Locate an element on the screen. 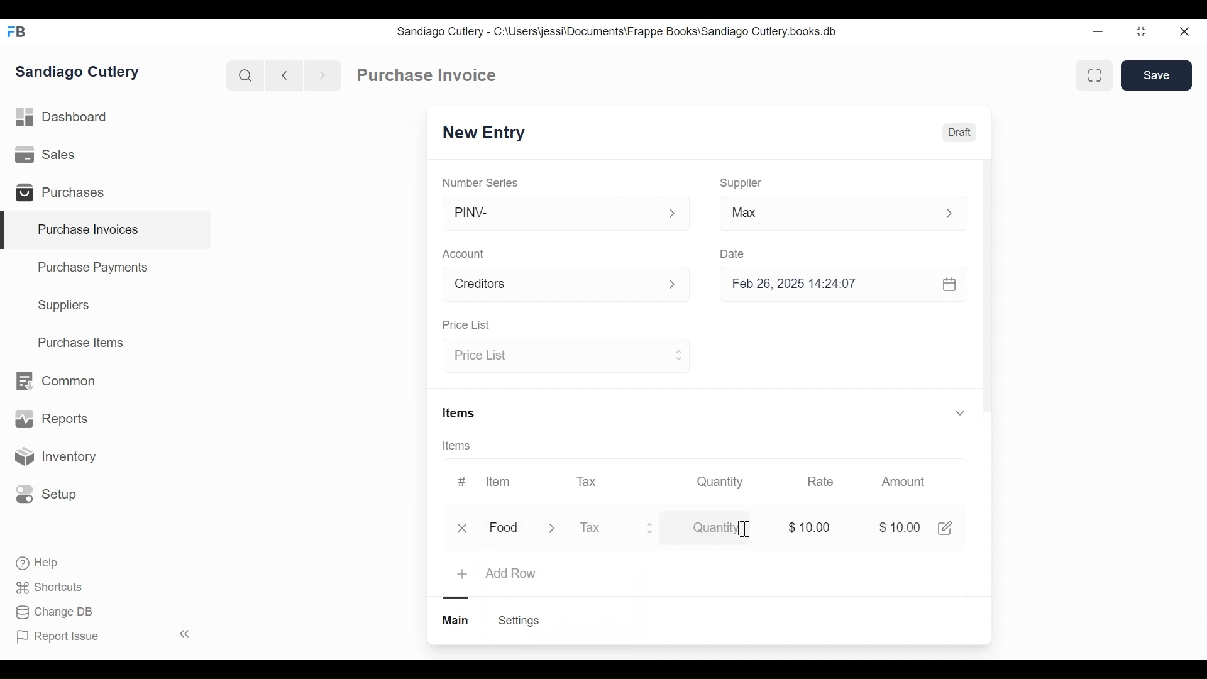 Image resolution: width=1207 pixels, height=679 pixels. Suppliers is located at coordinates (64, 306).